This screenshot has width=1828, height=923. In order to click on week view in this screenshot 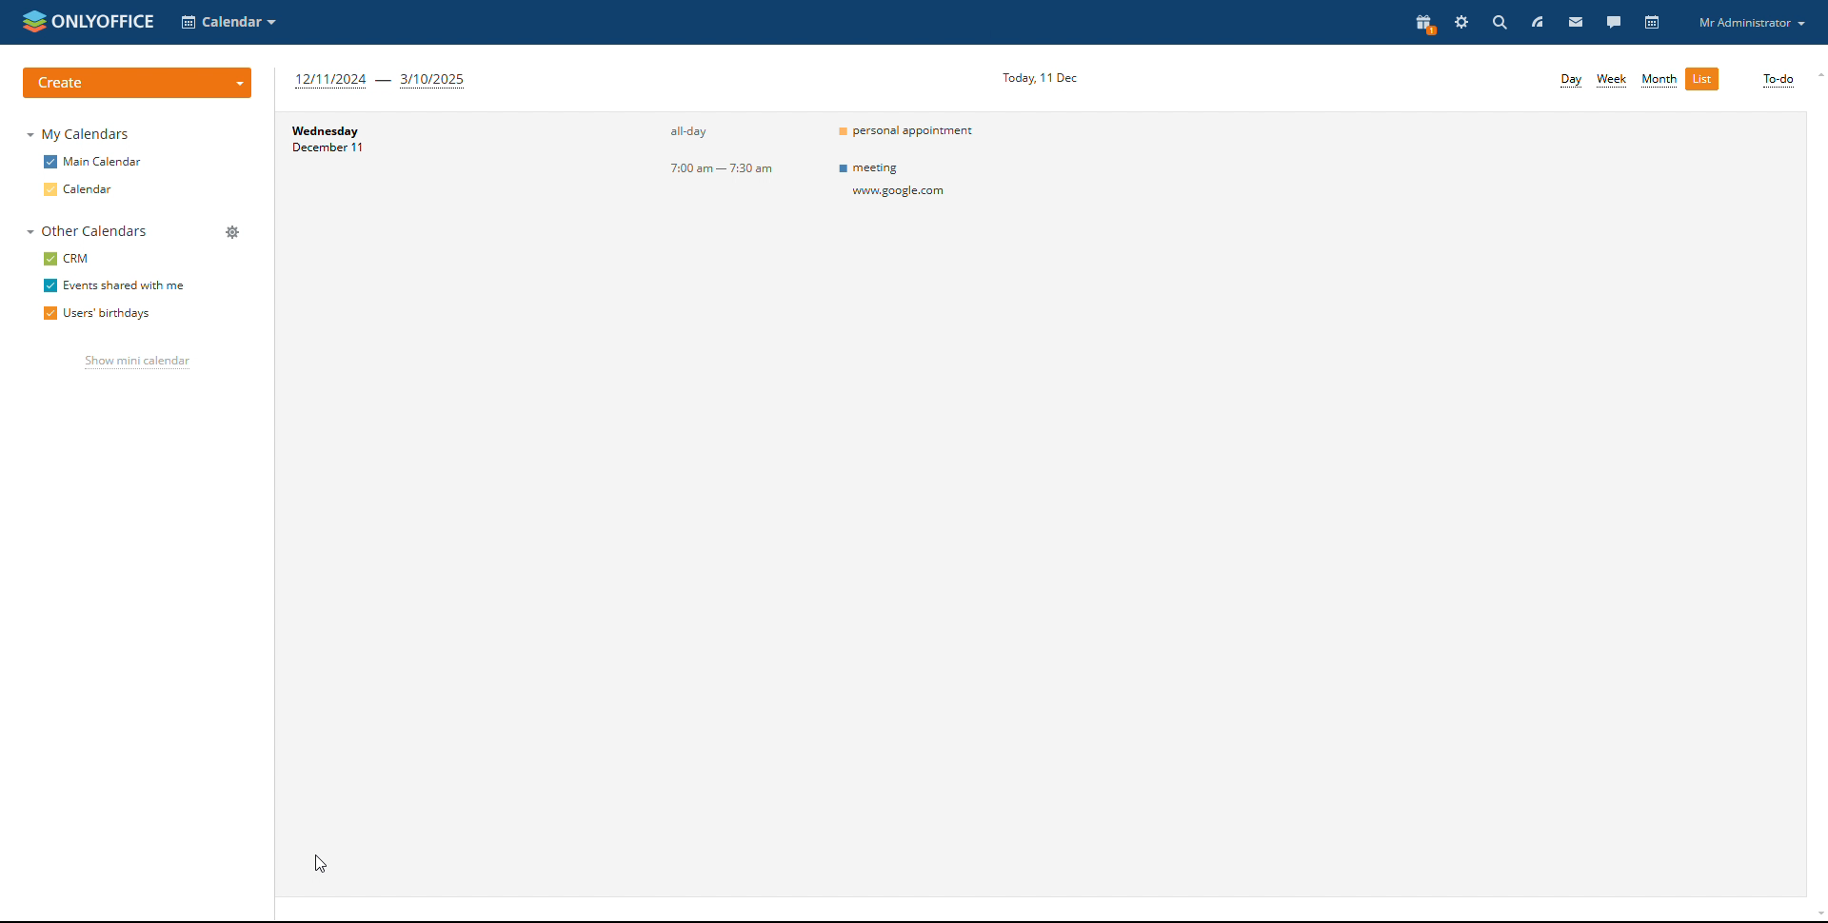, I will do `click(1613, 80)`.